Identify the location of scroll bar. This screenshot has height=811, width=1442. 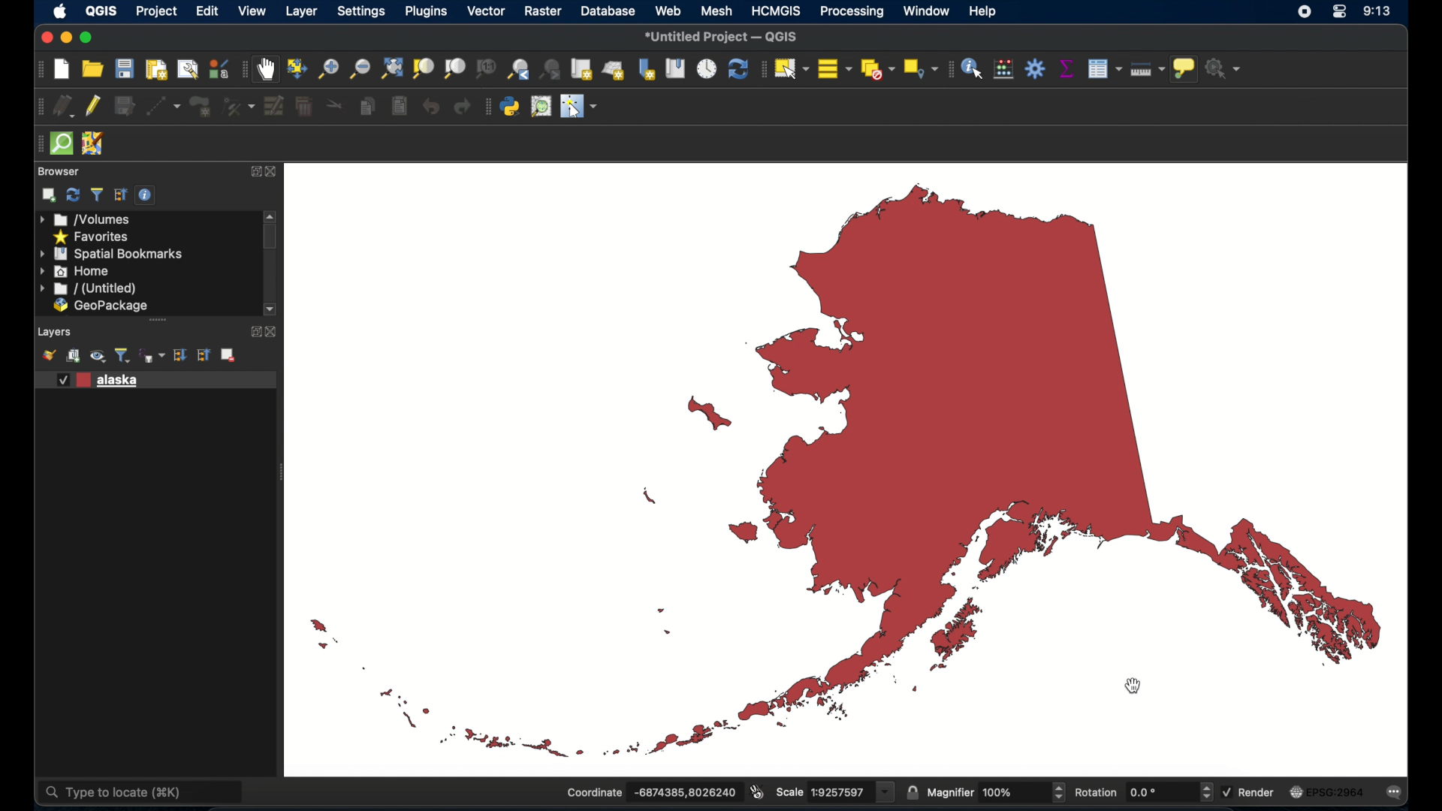
(153, 321).